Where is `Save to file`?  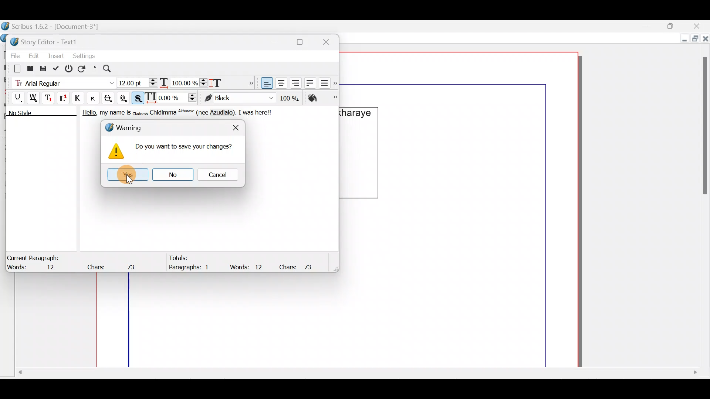 Save to file is located at coordinates (44, 68).